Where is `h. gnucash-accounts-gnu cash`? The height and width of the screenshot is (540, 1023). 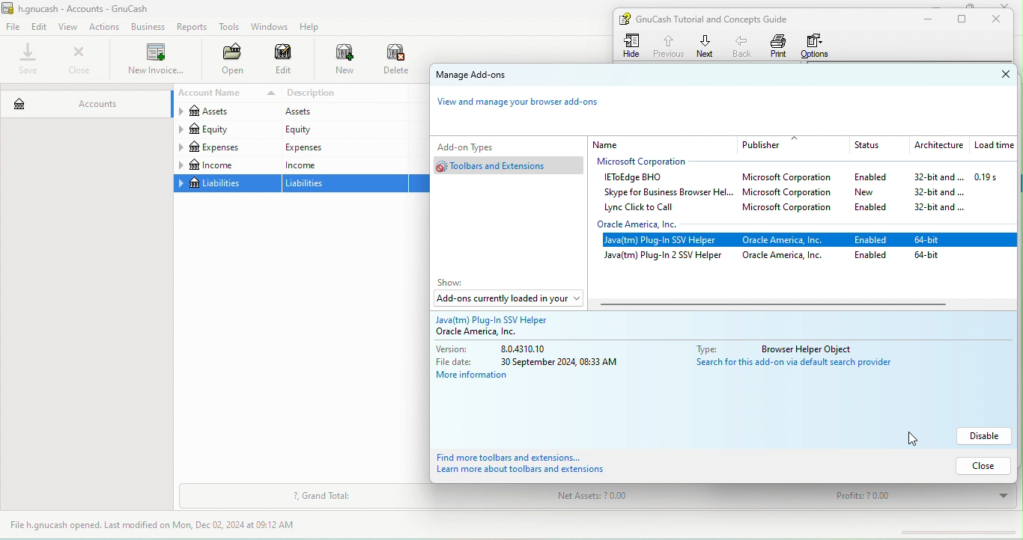 h. gnucash-accounts-gnu cash is located at coordinates (94, 7).